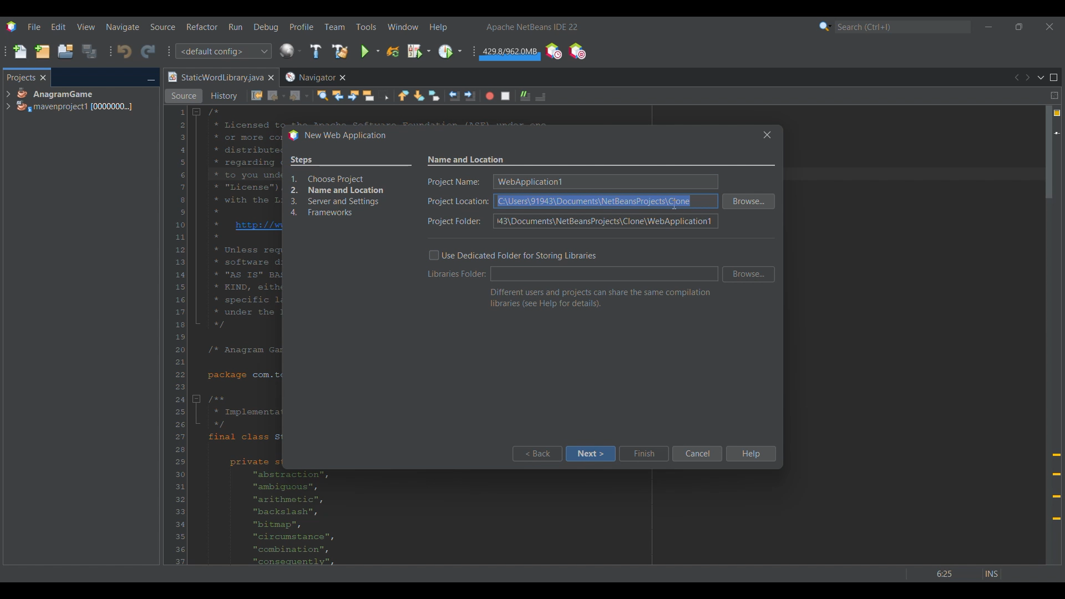 The image size is (1065, 599). Describe the element at coordinates (42, 51) in the screenshot. I see `New project` at that location.